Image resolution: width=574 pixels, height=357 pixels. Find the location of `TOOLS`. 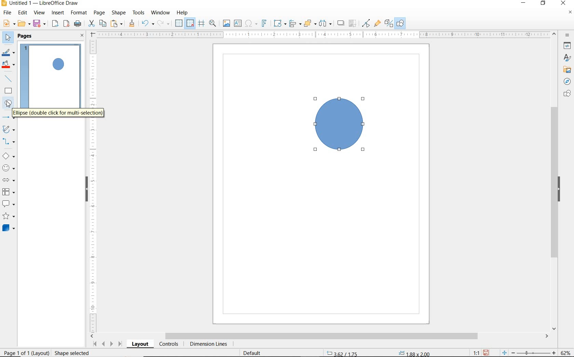

TOOLS is located at coordinates (138, 12).